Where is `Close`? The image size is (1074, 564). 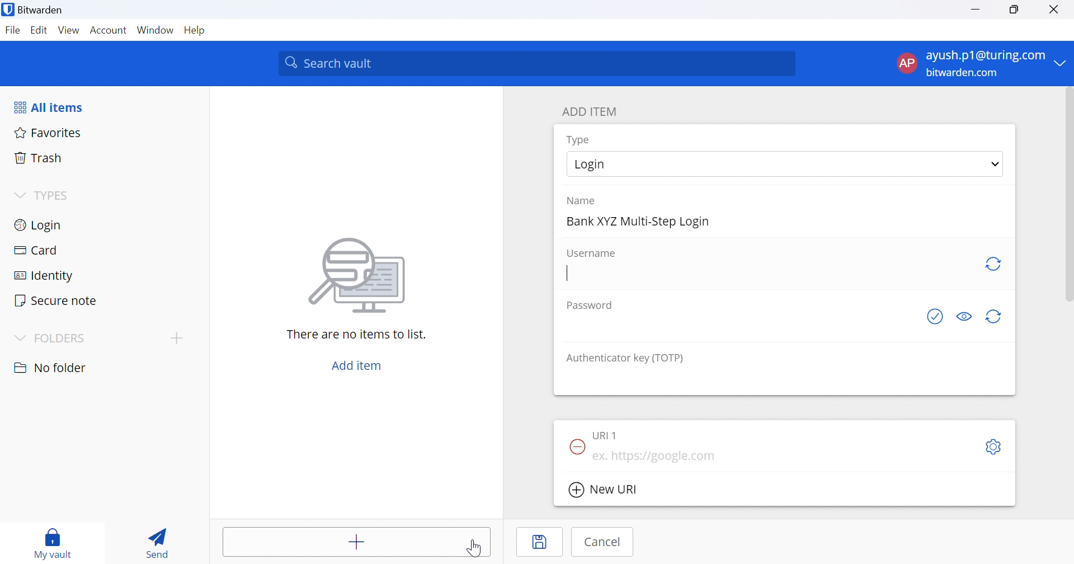
Close is located at coordinates (1056, 11).